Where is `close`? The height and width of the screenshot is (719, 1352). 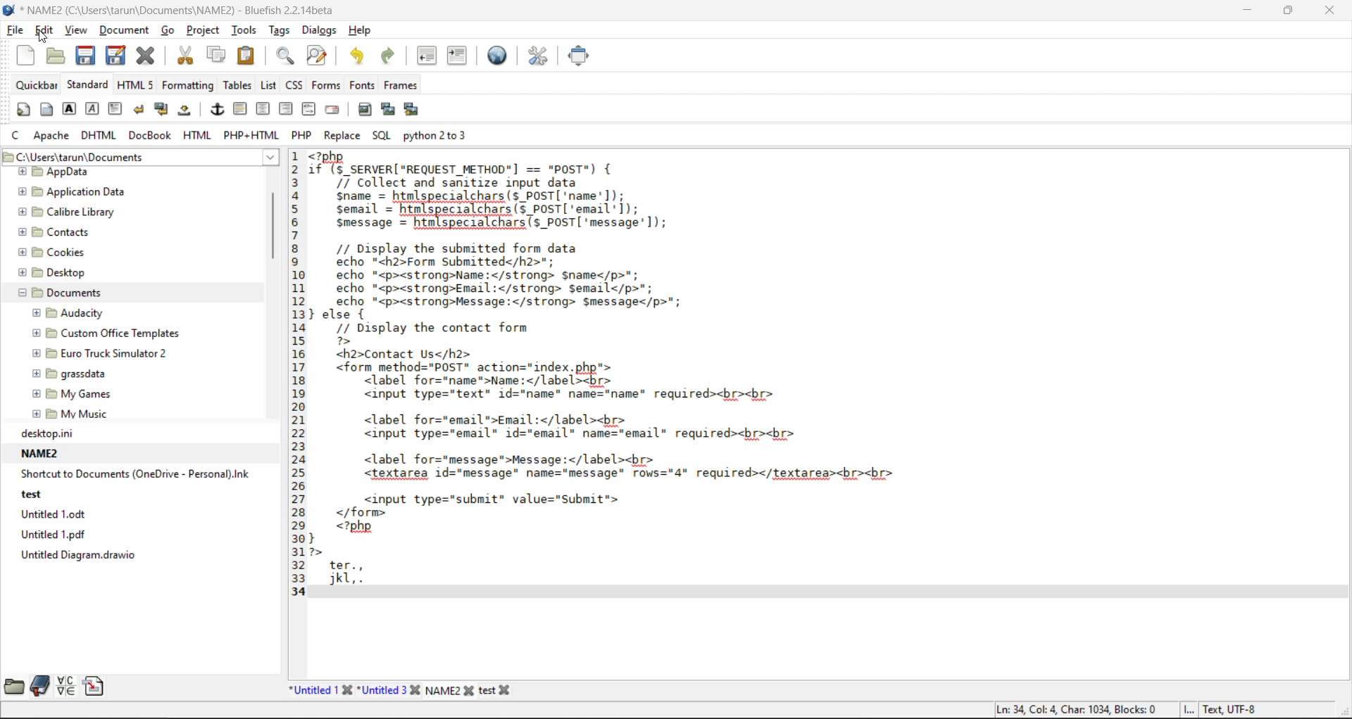 close is located at coordinates (1334, 11).